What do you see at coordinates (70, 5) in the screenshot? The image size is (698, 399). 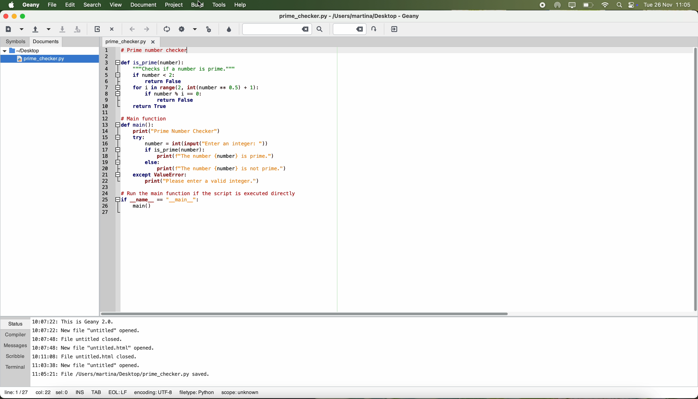 I see `edit` at bounding box center [70, 5].